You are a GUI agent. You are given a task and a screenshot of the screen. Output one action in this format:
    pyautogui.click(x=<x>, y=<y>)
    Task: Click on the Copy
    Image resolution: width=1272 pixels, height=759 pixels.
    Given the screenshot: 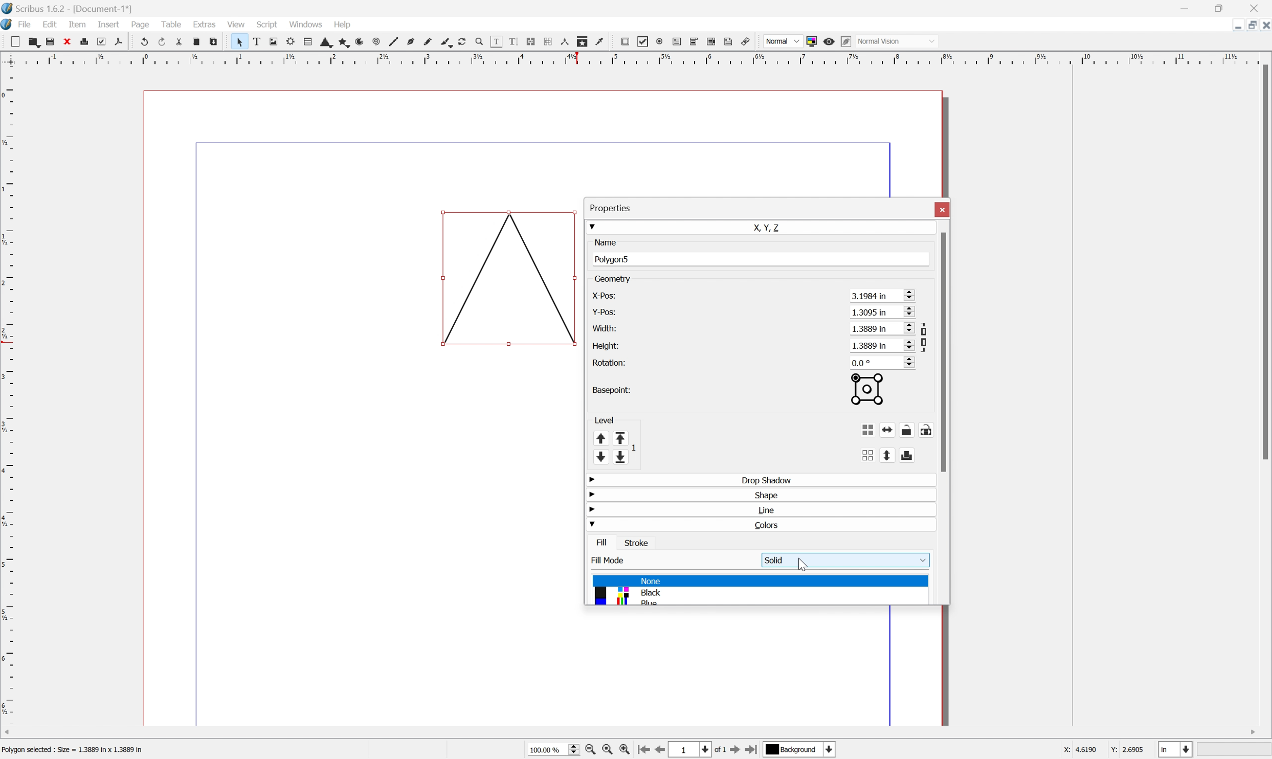 What is the action you would take?
    pyautogui.click(x=195, y=41)
    